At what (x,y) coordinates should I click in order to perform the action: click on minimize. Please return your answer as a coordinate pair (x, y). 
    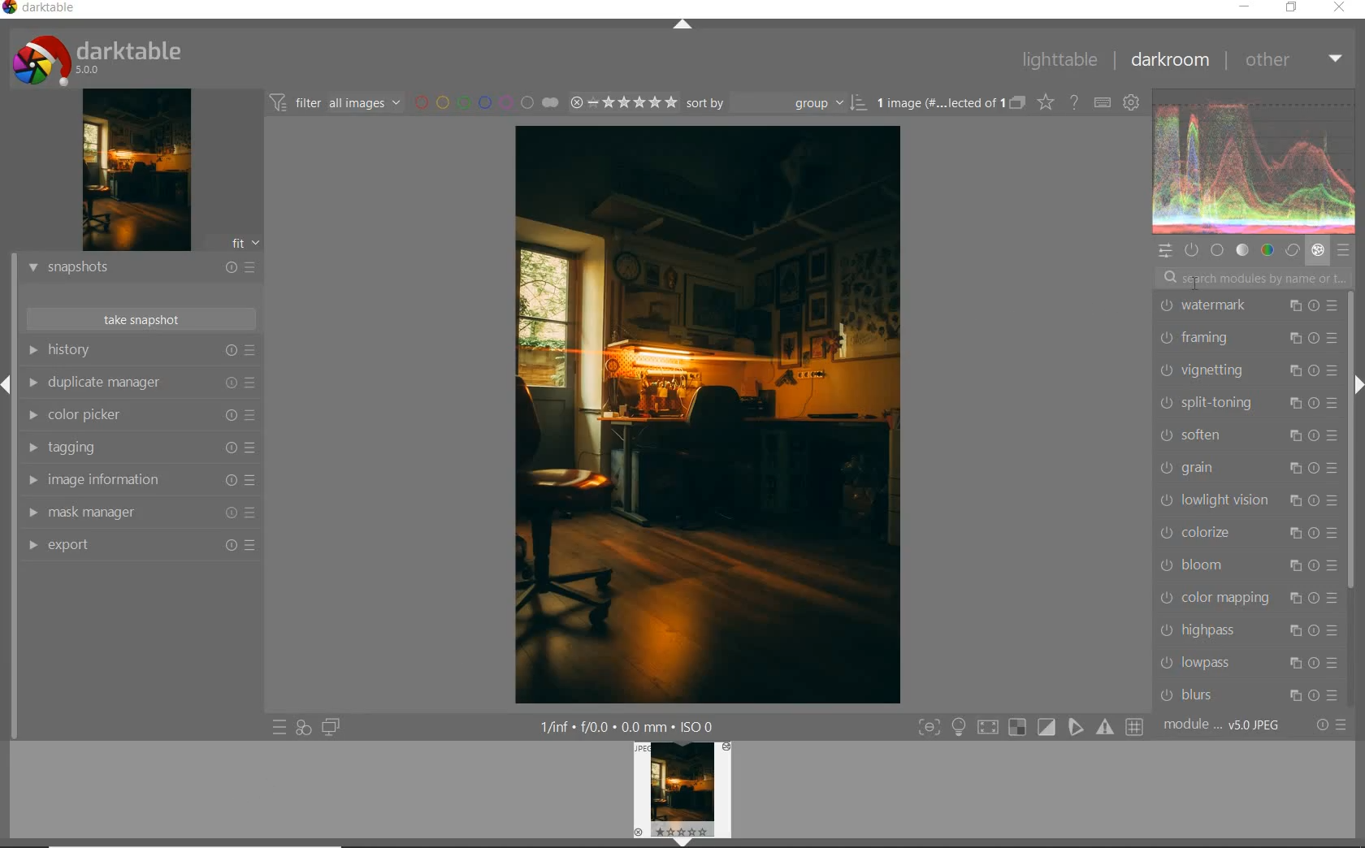
    Looking at the image, I should click on (1244, 8).